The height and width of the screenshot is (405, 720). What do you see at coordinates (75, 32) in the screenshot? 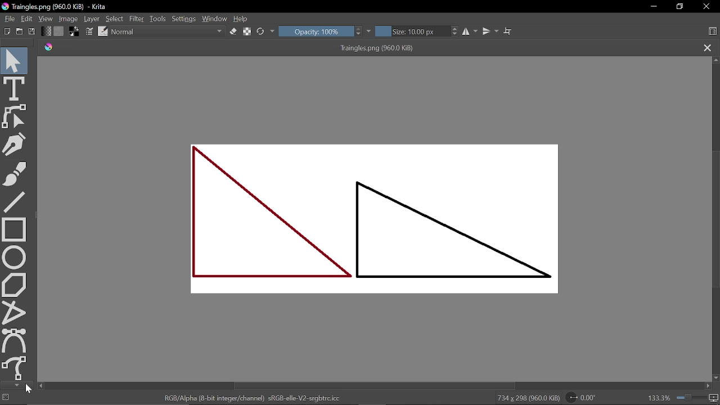
I see `Foreground and background color` at bounding box center [75, 32].